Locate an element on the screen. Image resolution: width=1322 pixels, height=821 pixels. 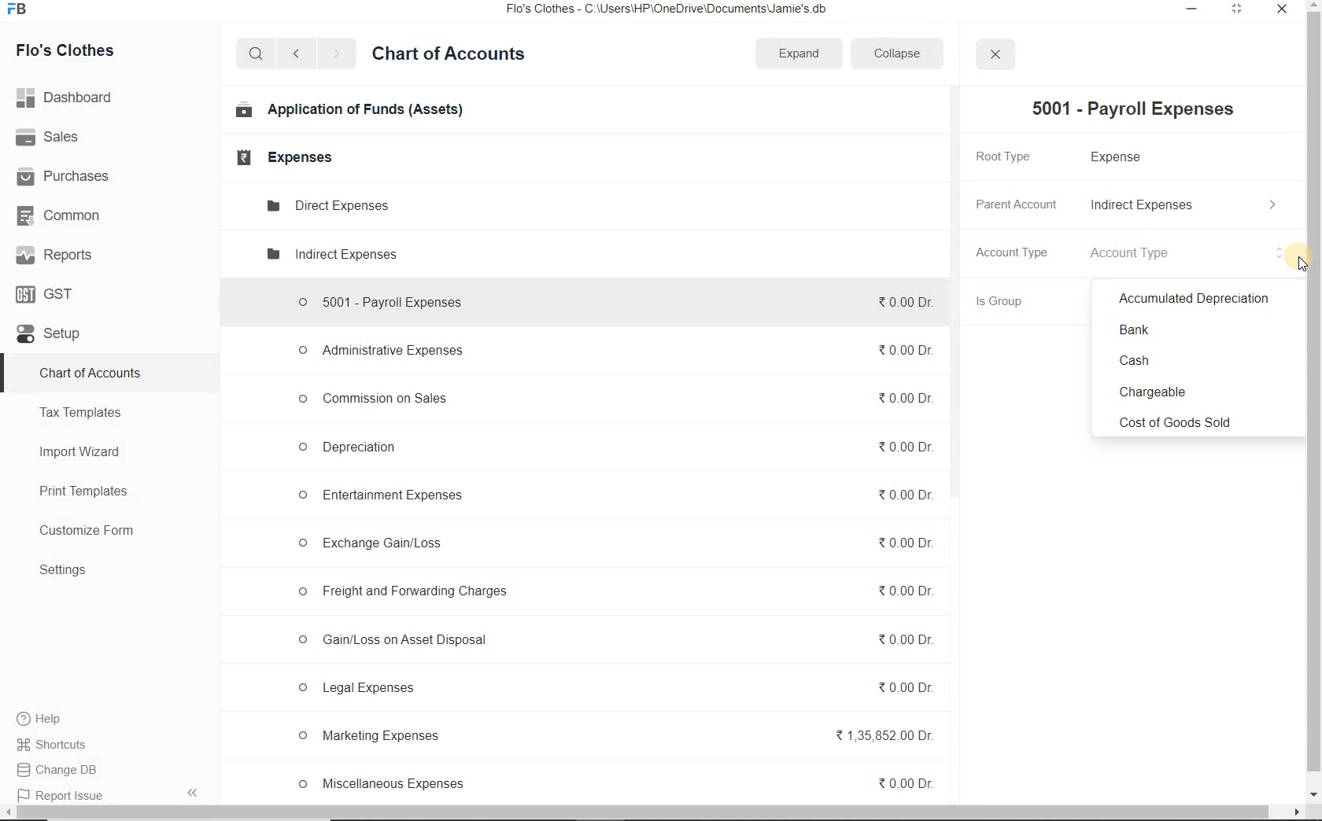
set up is located at coordinates (49, 335).